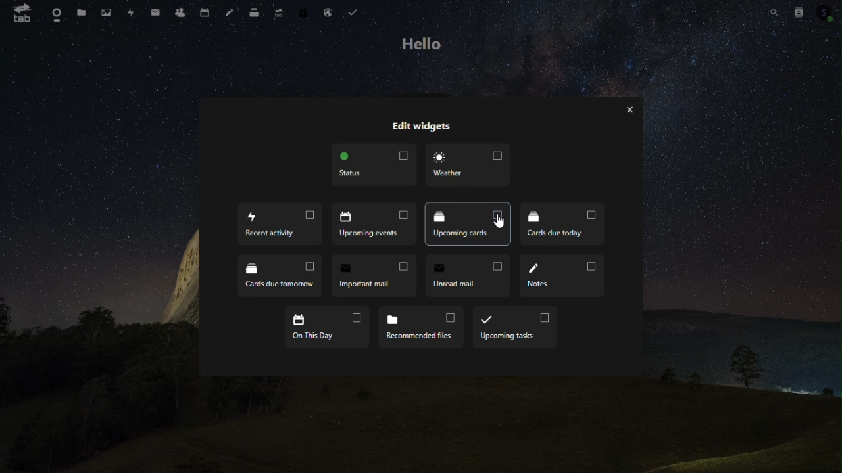 This screenshot has height=473, width=842. What do you see at coordinates (280, 11) in the screenshot?
I see `Upgrade` at bounding box center [280, 11].